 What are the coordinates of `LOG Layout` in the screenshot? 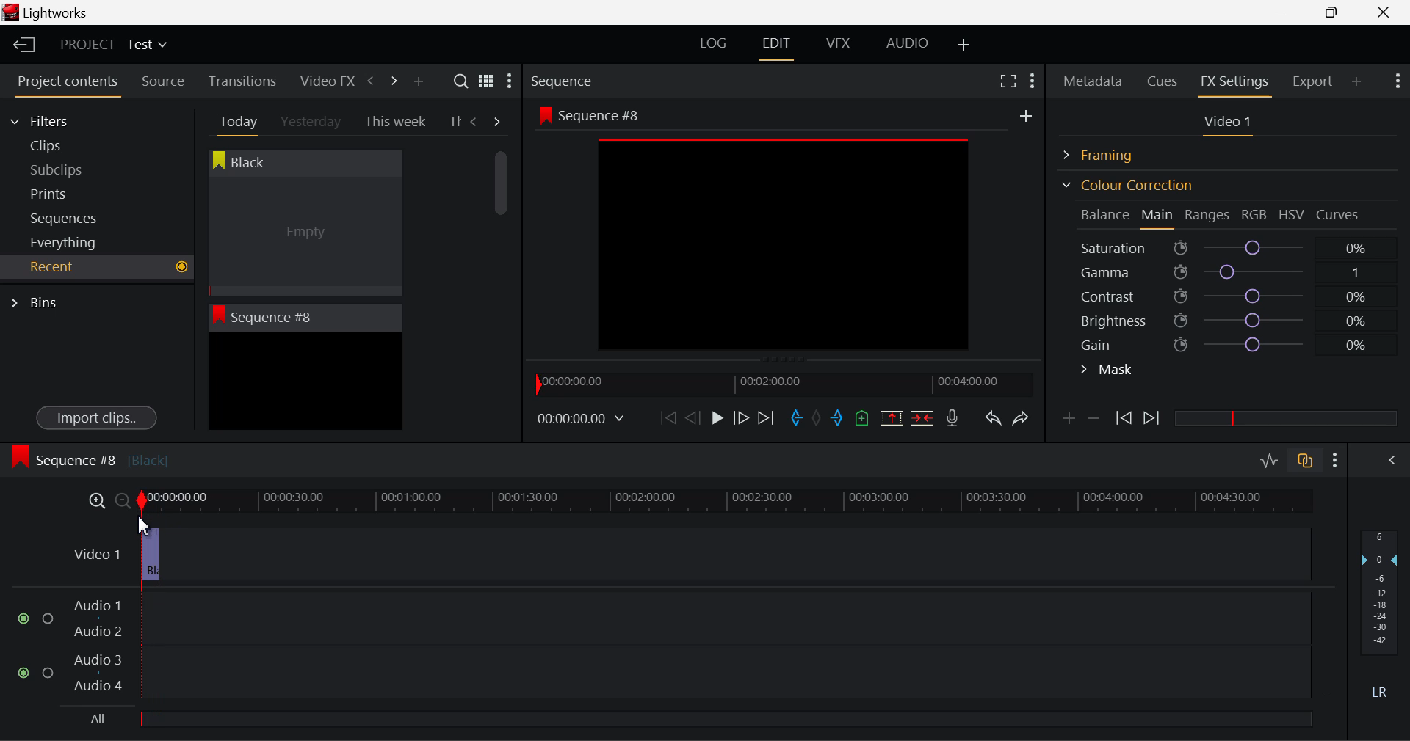 It's located at (712, 43).